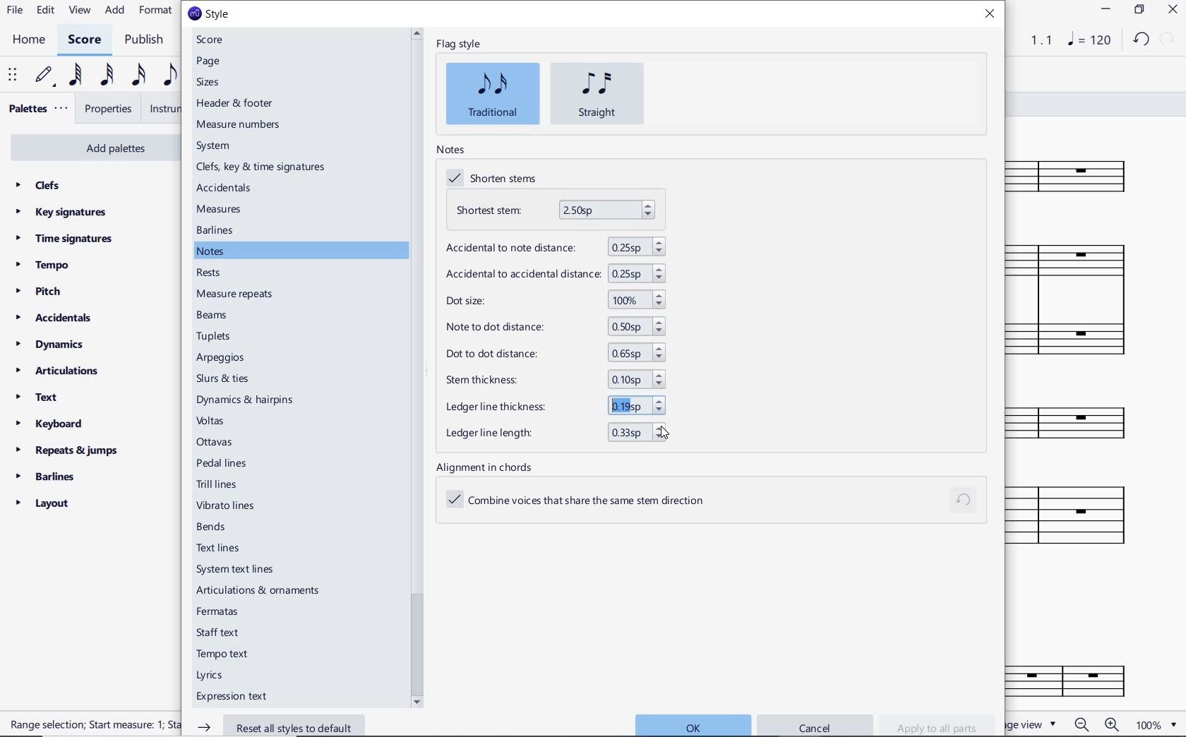 The width and height of the screenshot is (1186, 737). Describe the element at coordinates (37, 111) in the screenshot. I see `palettes` at that location.